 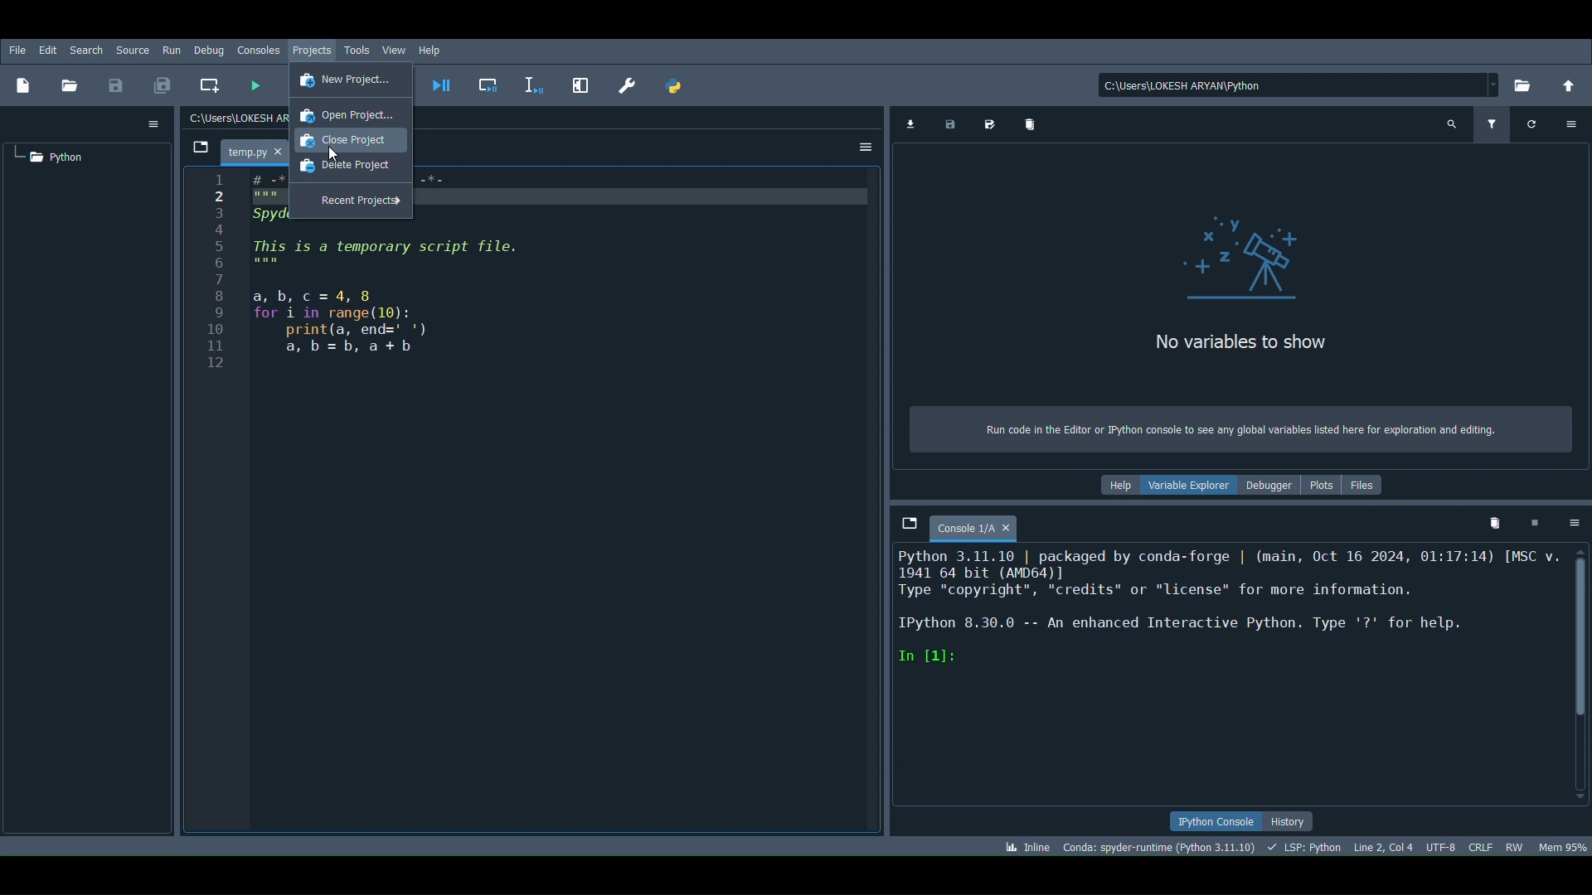 What do you see at coordinates (1236, 342) in the screenshot?
I see `No variables to show` at bounding box center [1236, 342].